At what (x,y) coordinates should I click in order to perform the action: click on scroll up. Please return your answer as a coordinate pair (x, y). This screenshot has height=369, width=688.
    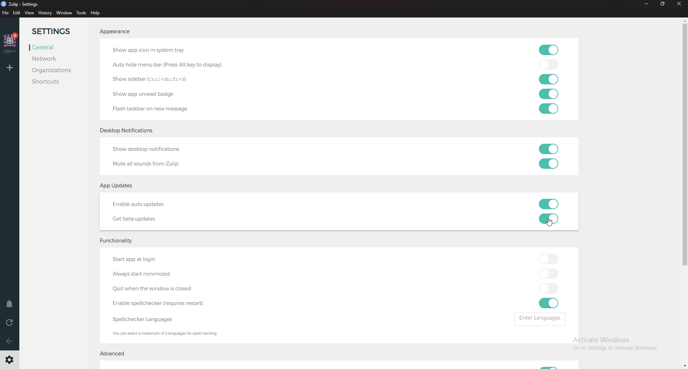
    Looking at the image, I should click on (684, 20).